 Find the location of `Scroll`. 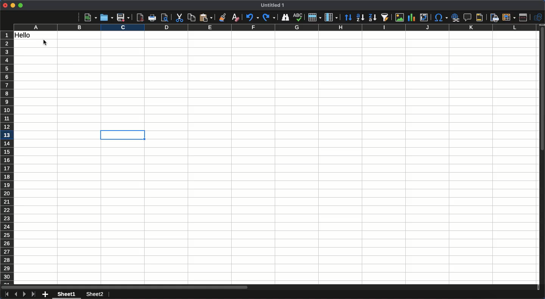

Scroll is located at coordinates (542, 158).